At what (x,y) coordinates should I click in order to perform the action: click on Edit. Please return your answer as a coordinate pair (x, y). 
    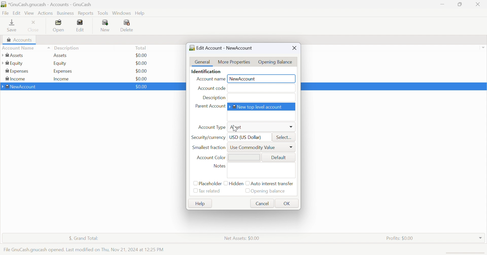
    Looking at the image, I should click on (80, 26).